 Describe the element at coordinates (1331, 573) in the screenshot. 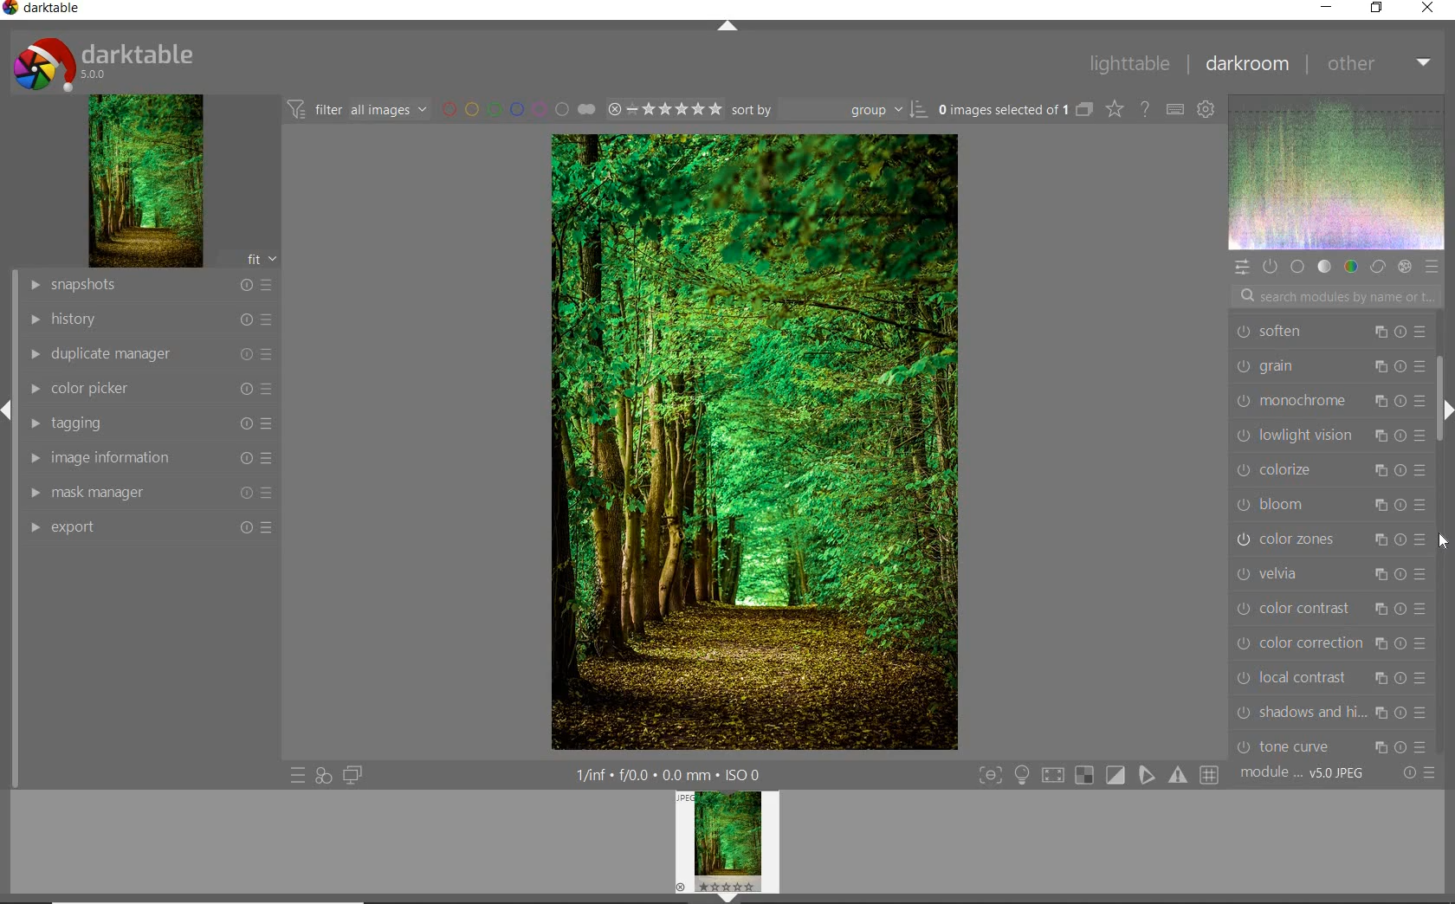

I see `velvia` at that location.